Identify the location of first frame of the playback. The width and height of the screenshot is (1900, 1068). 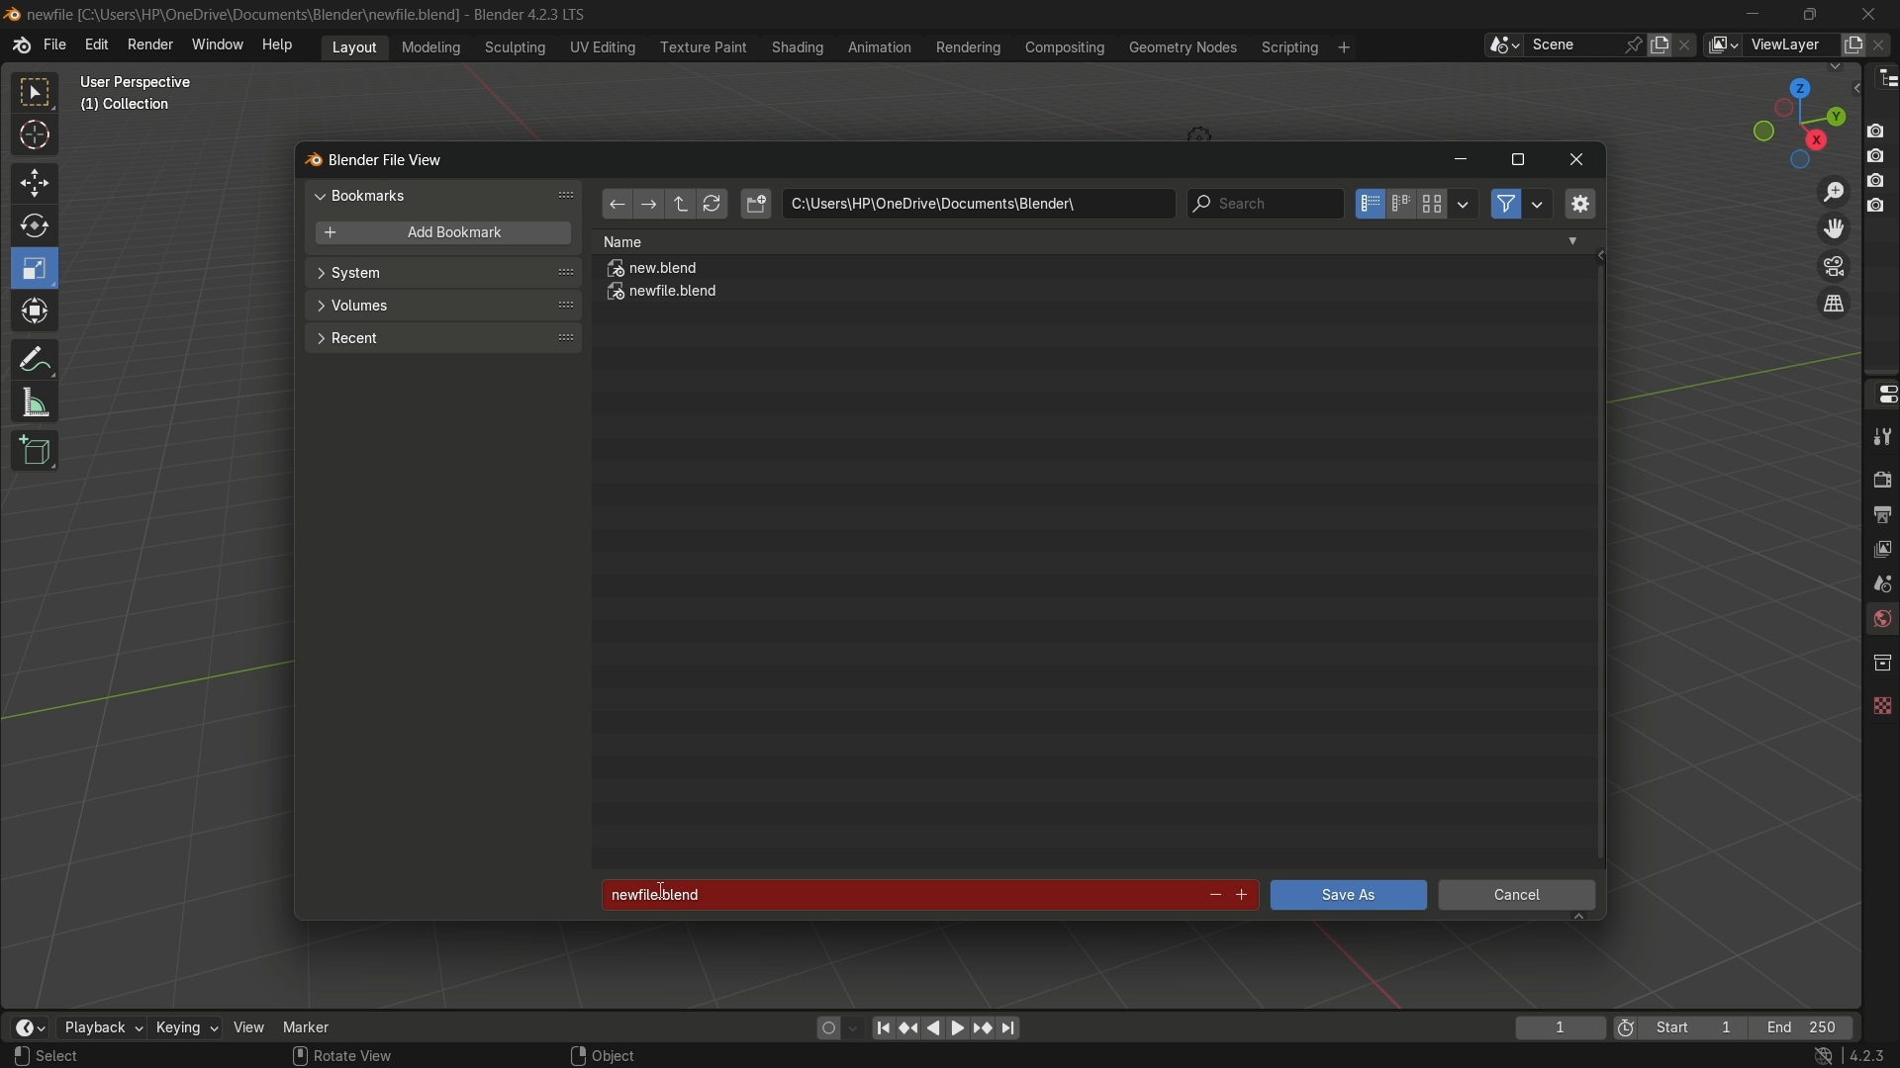
(1680, 1027).